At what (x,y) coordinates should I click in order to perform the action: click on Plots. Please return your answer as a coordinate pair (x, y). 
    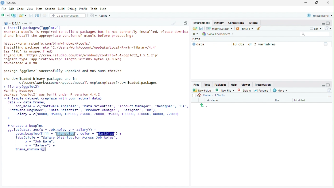
    Looking at the image, I should click on (207, 85).